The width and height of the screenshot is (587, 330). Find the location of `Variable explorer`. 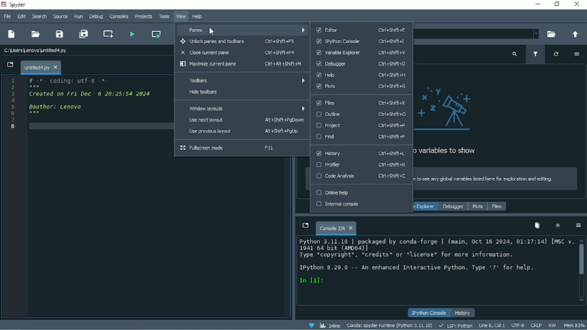

Variable explorer is located at coordinates (426, 206).